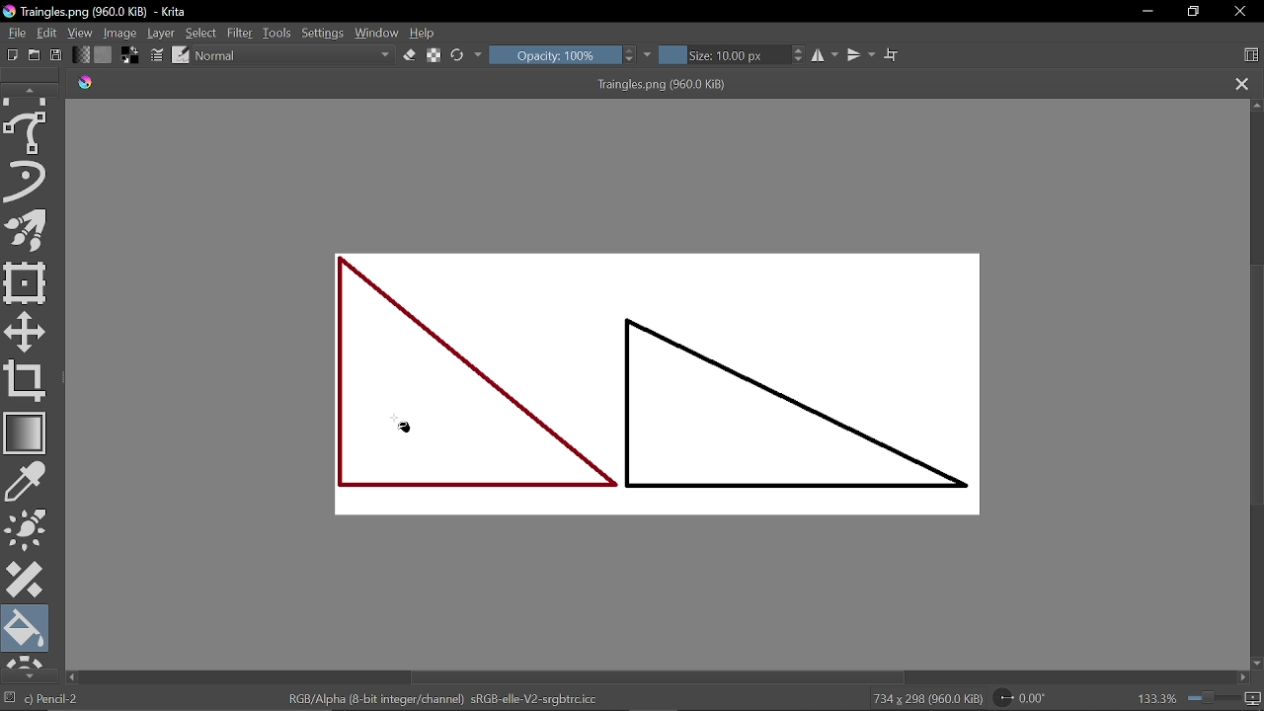 Image resolution: width=1264 pixels, height=711 pixels. I want to click on Save, so click(56, 55).